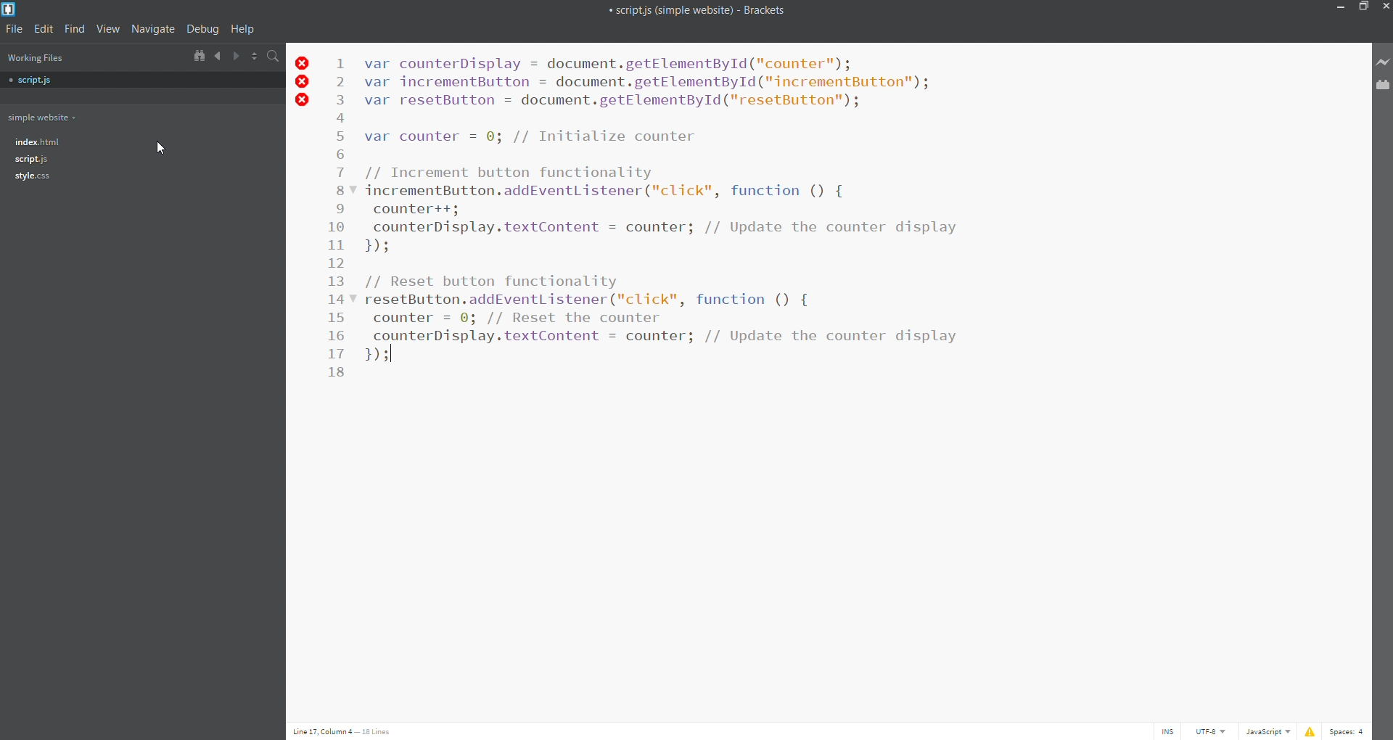 Image resolution: width=1393 pixels, height=740 pixels. Describe the element at coordinates (1383, 89) in the screenshot. I see `extension manager` at that location.